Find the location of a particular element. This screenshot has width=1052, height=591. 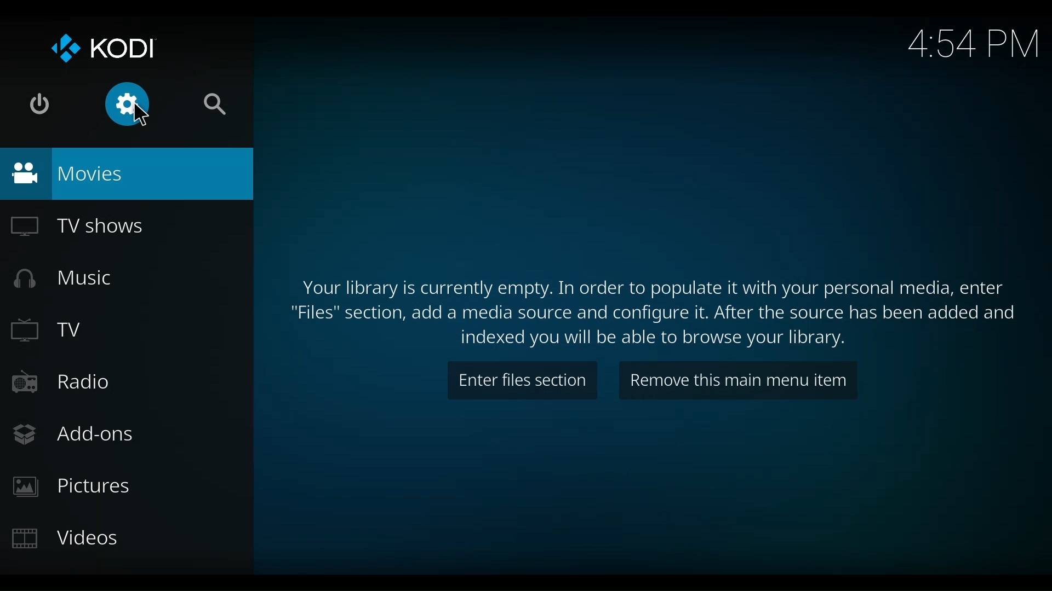

Kodi is located at coordinates (100, 49).